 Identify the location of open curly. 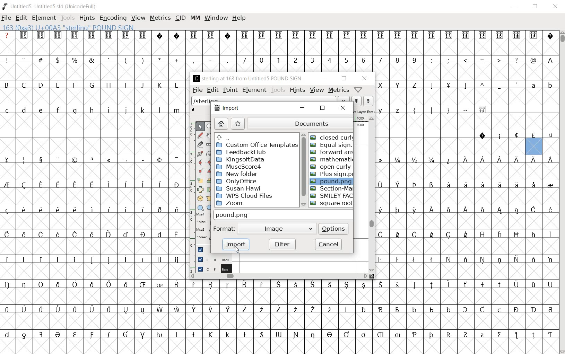
(331, 166).